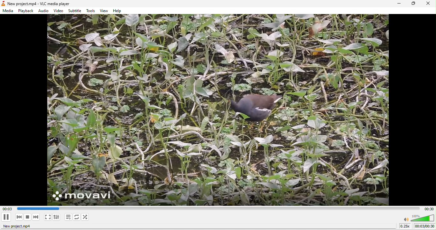 Image resolution: width=436 pixels, height=230 pixels. What do you see at coordinates (412, 4) in the screenshot?
I see `maximize` at bounding box center [412, 4].